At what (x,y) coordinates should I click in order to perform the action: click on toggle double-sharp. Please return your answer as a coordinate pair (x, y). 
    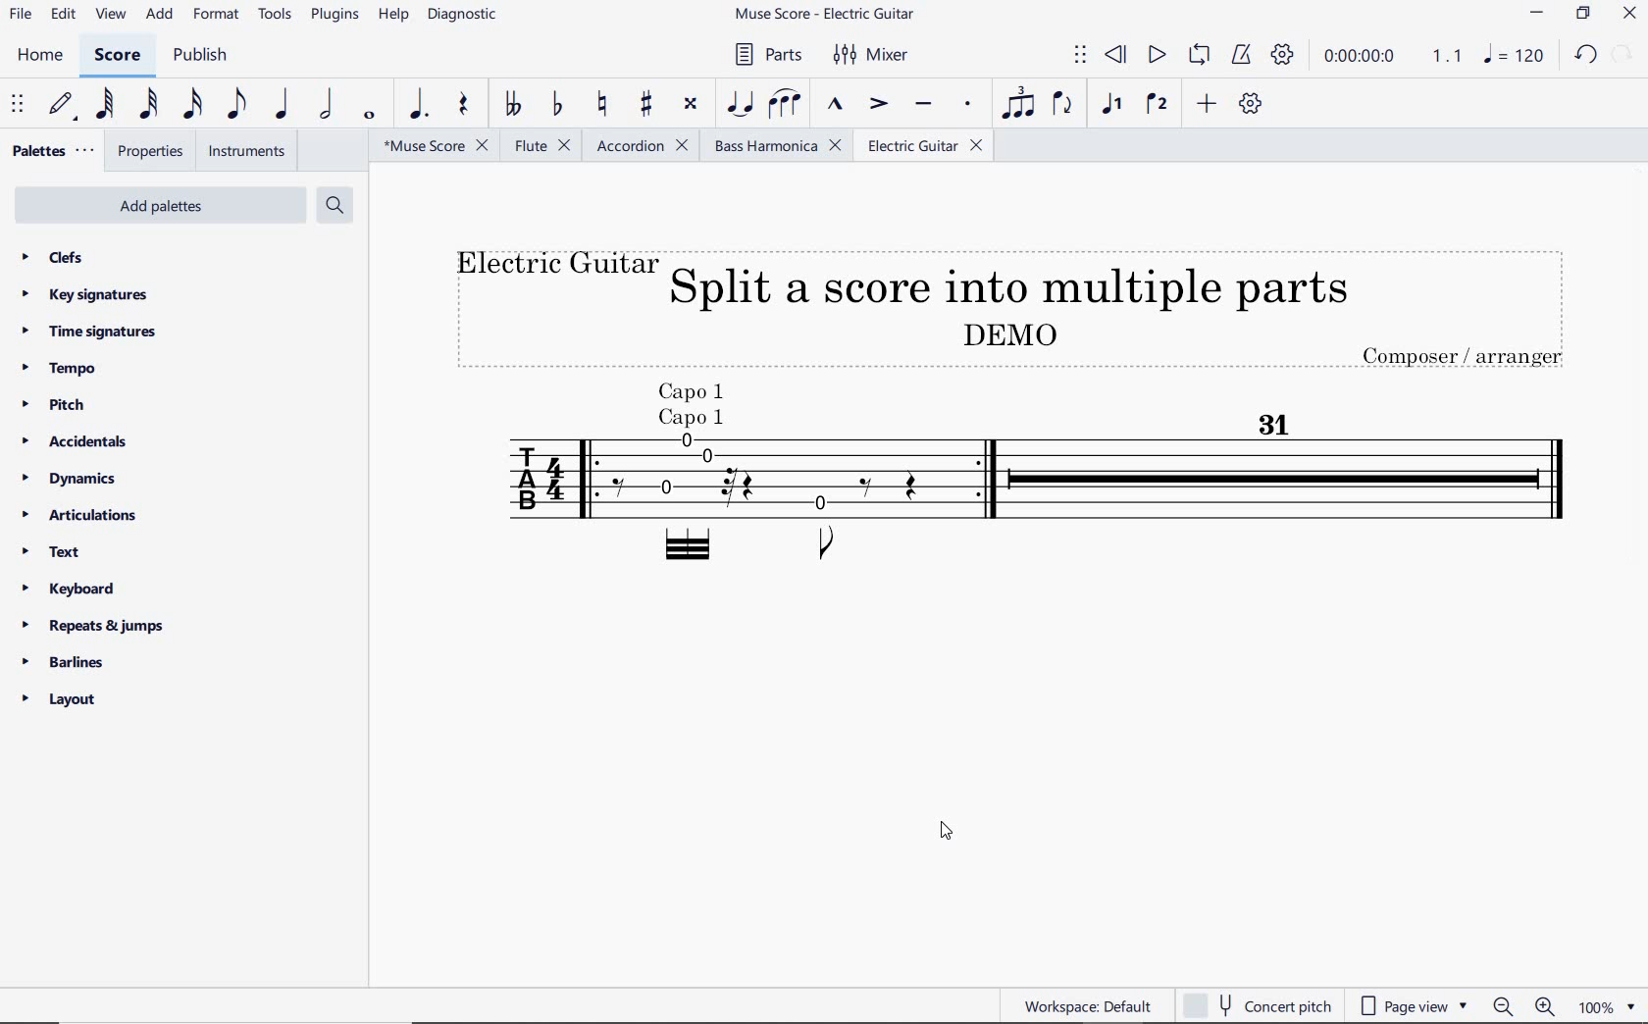
    Looking at the image, I should click on (691, 105).